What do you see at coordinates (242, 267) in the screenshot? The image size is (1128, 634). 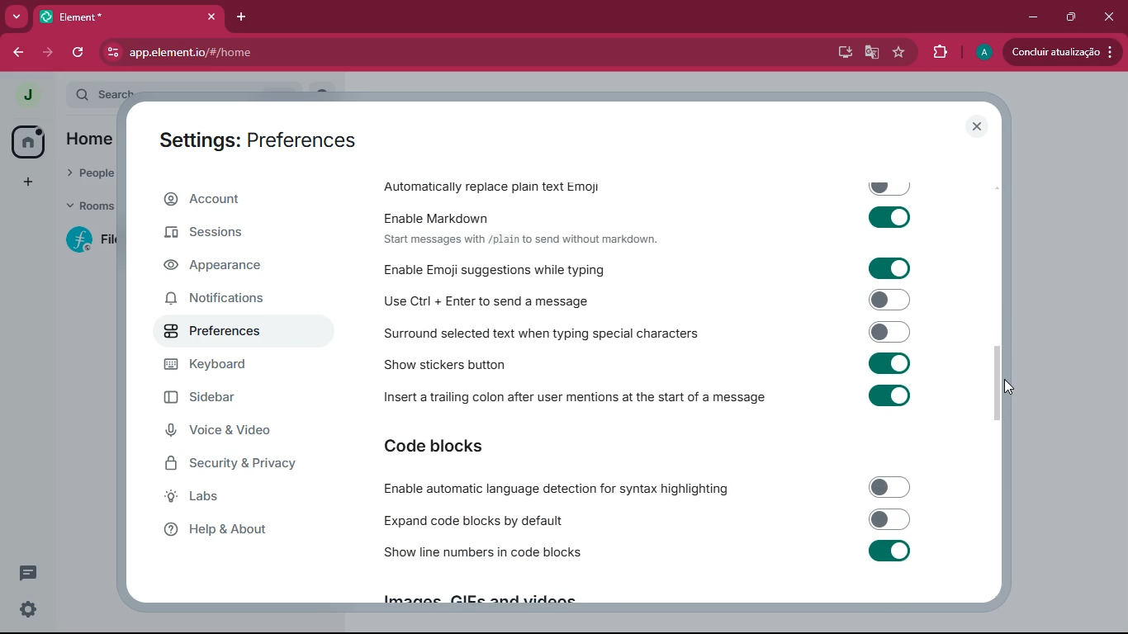 I see `appearance` at bounding box center [242, 267].